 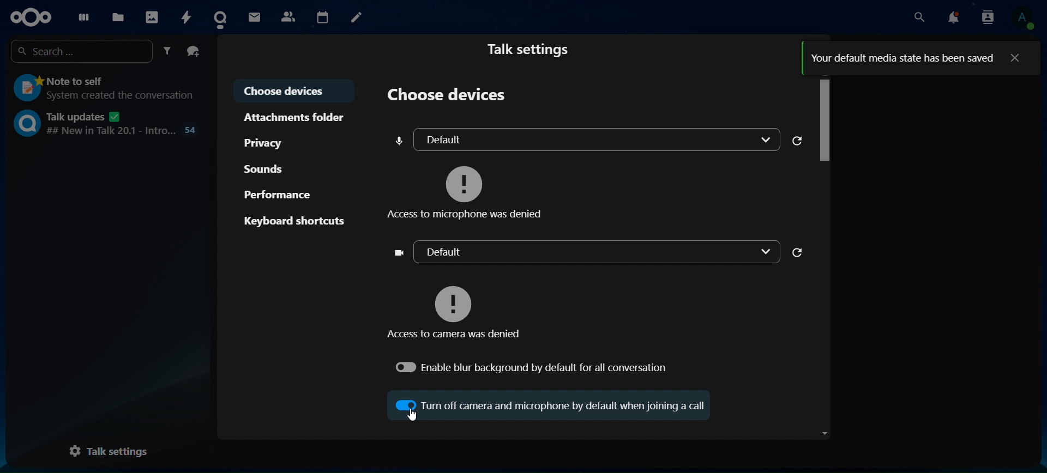 What do you see at coordinates (294, 219) in the screenshot?
I see `keyboard shortcuts` at bounding box center [294, 219].